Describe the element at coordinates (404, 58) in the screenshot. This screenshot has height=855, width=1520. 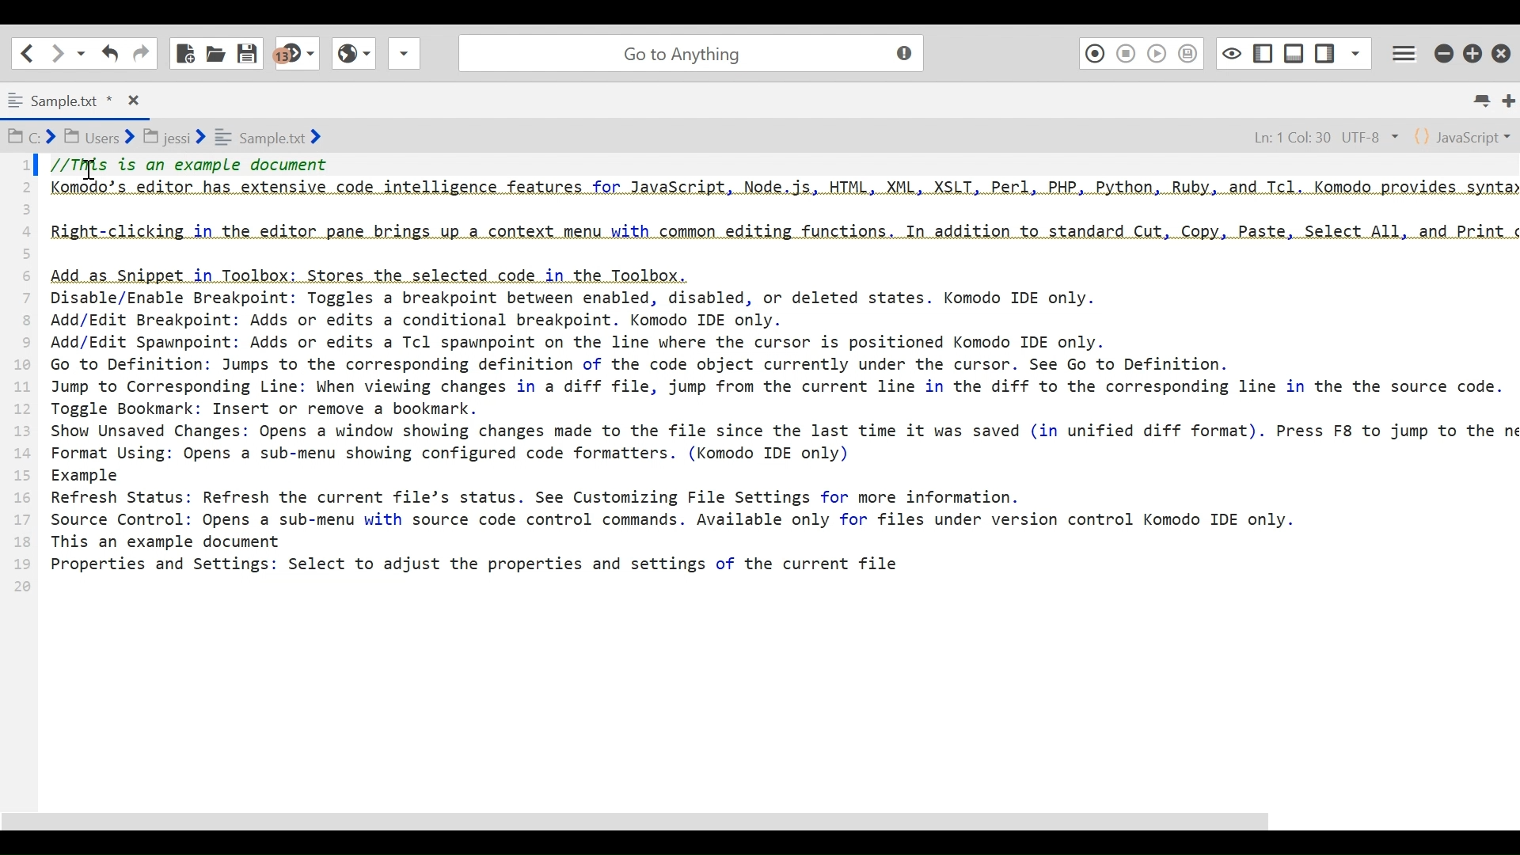
I see `dropdown` at that location.